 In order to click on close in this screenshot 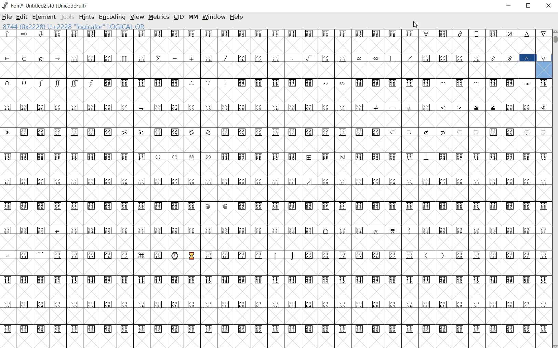, I will do `click(416, 25)`.